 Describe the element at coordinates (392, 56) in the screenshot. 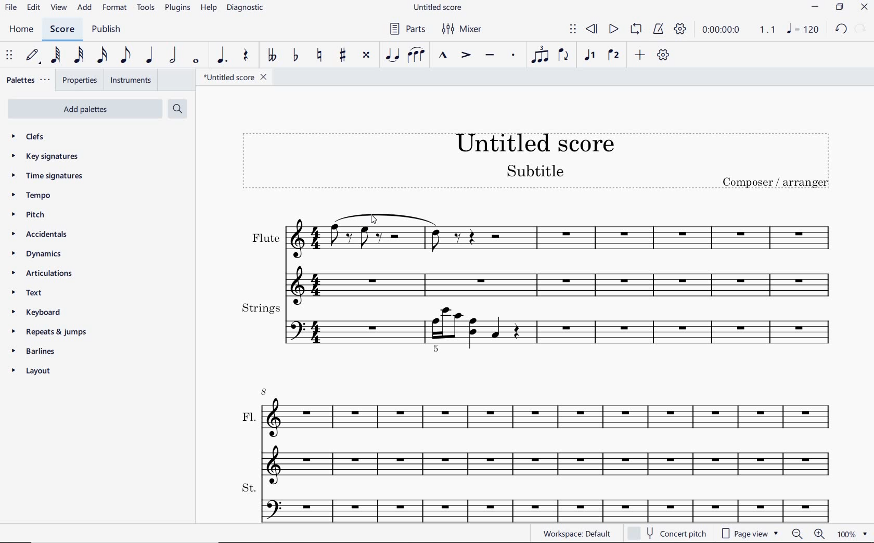

I see `TIE` at that location.